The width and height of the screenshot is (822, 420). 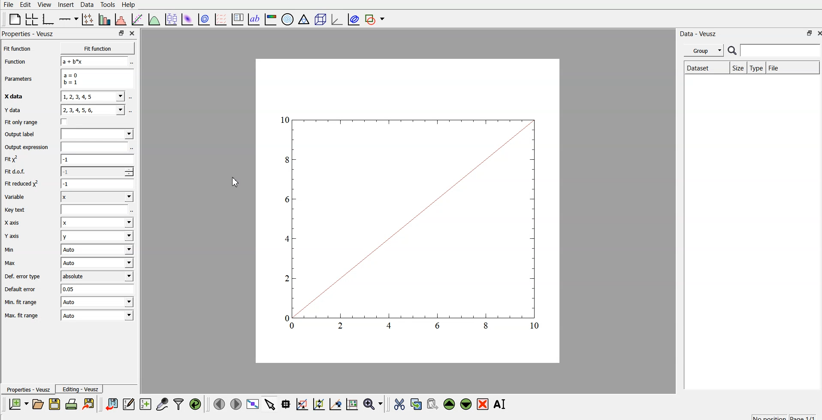 What do you see at coordinates (69, 19) in the screenshot?
I see `add axis on the plot` at bounding box center [69, 19].